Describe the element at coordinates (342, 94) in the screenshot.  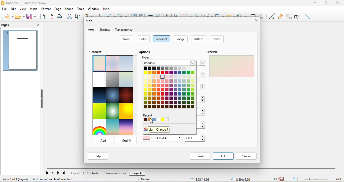
I see `vertical scroll bar` at that location.